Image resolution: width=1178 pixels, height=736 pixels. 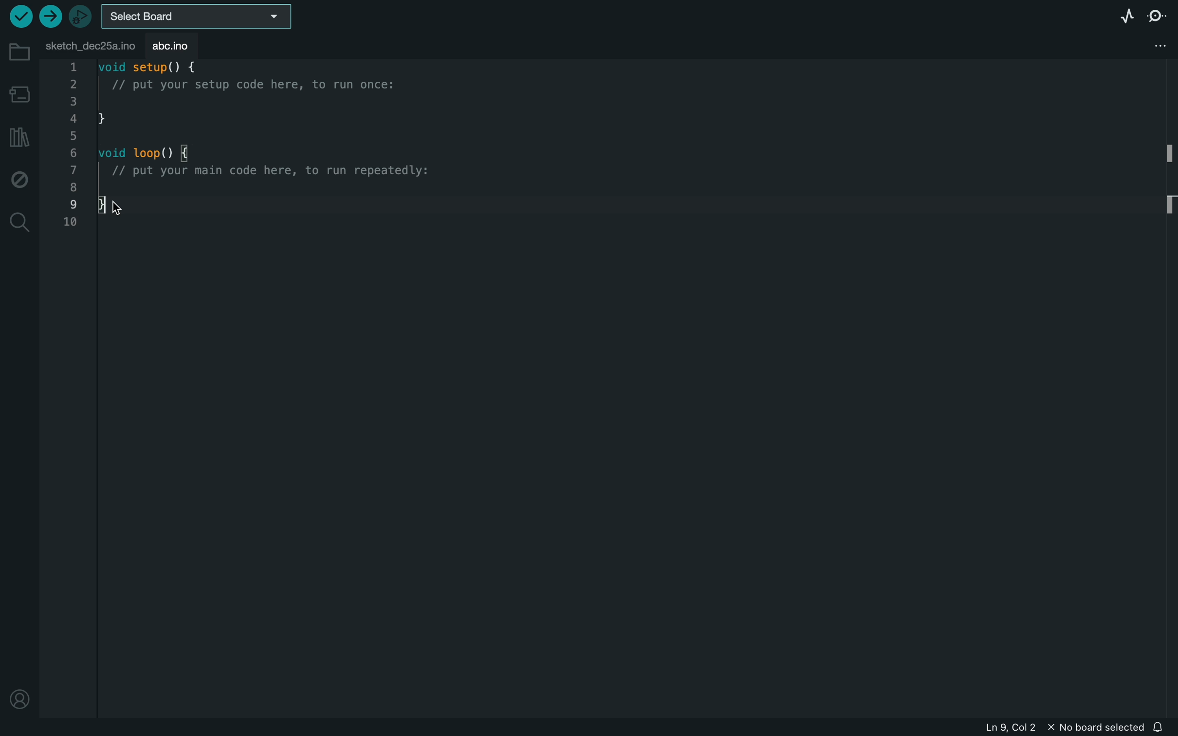 I want to click on cursor, so click(x=118, y=209).